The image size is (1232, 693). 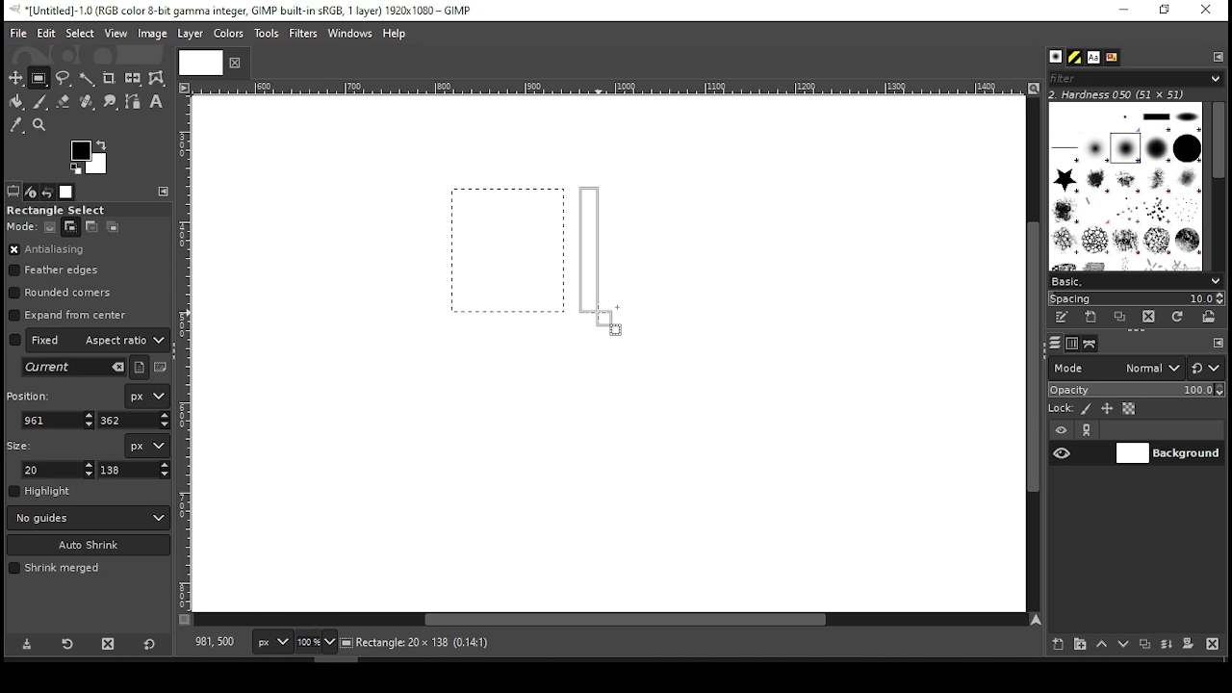 I want to click on refresh brushes, so click(x=1176, y=319).